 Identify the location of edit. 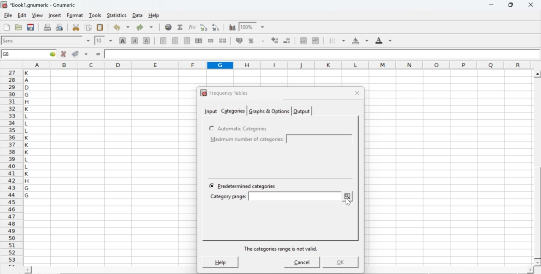
(22, 15).